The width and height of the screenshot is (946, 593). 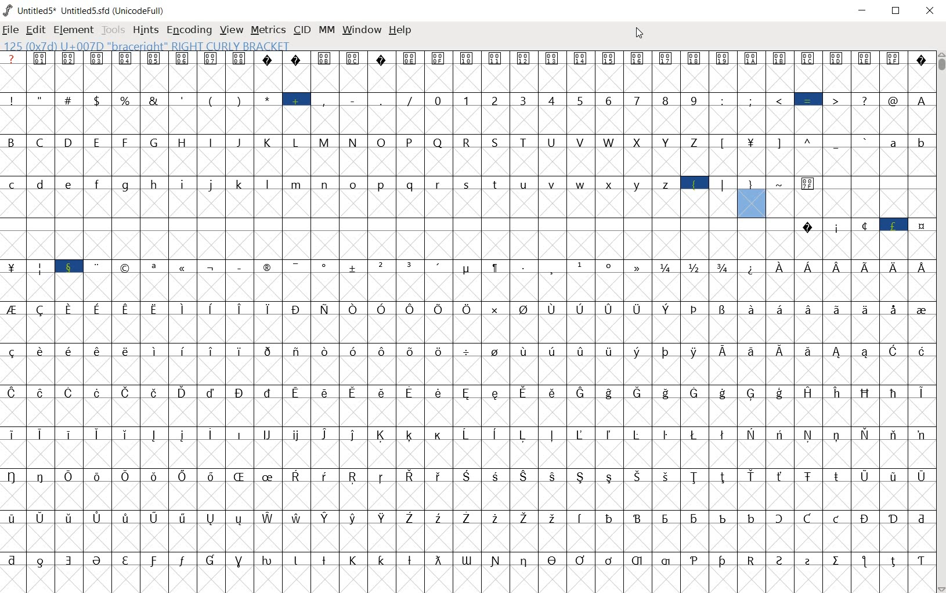 I want to click on MM, so click(x=327, y=31).